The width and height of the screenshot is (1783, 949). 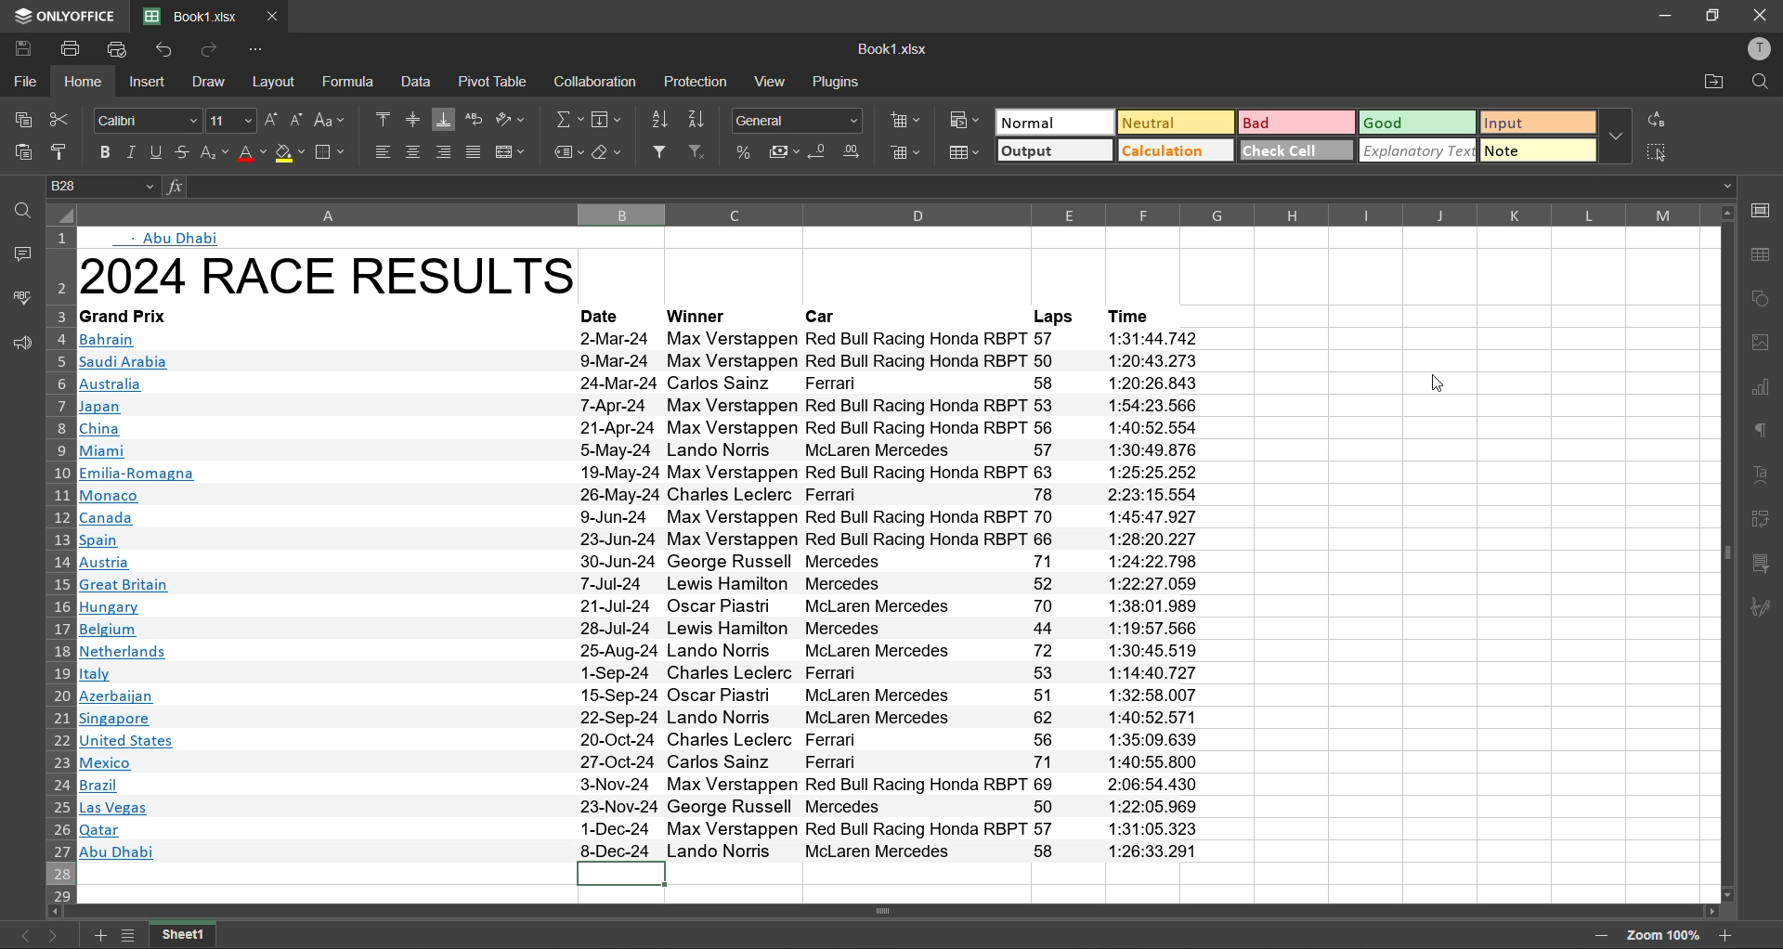 What do you see at coordinates (59, 565) in the screenshot?
I see `row numbers` at bounding box center [59, 565].